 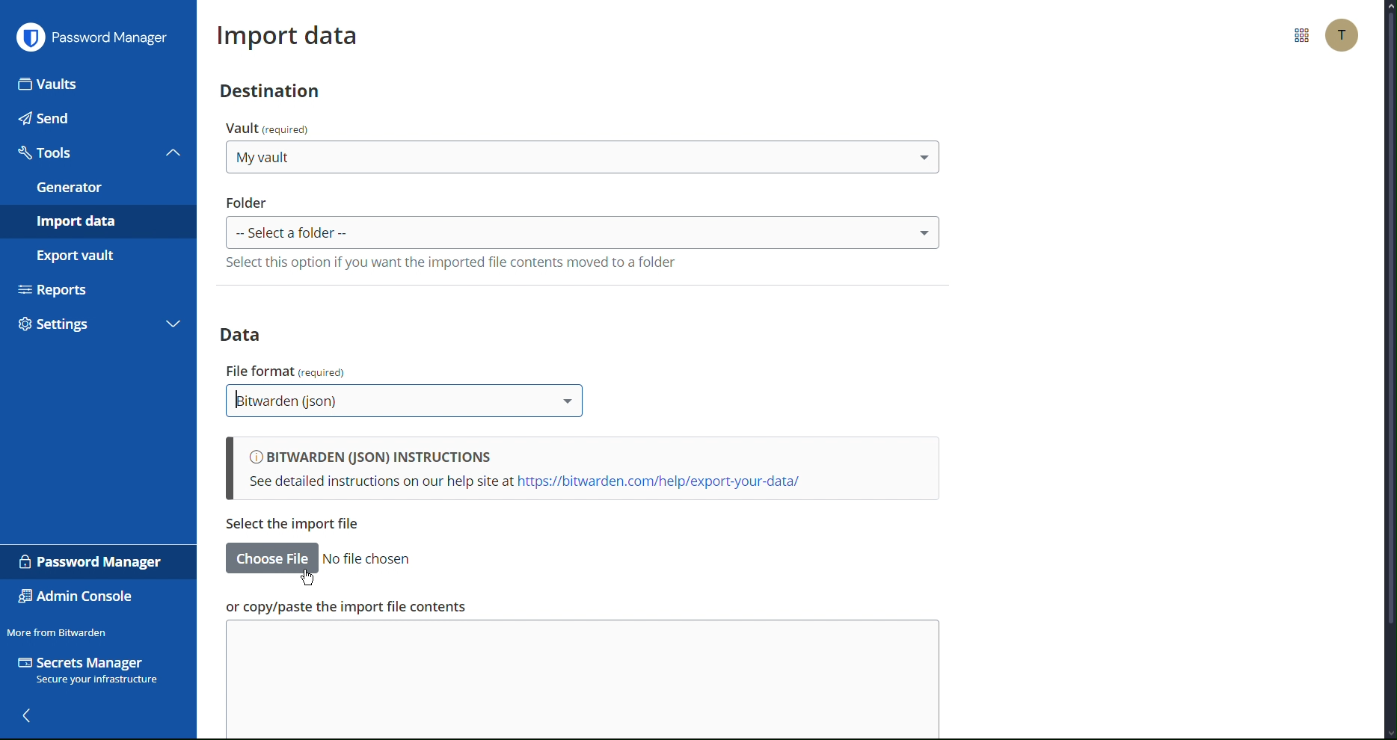 I want to click on or copy/paste the import file contents, so click(x=346, y=608).